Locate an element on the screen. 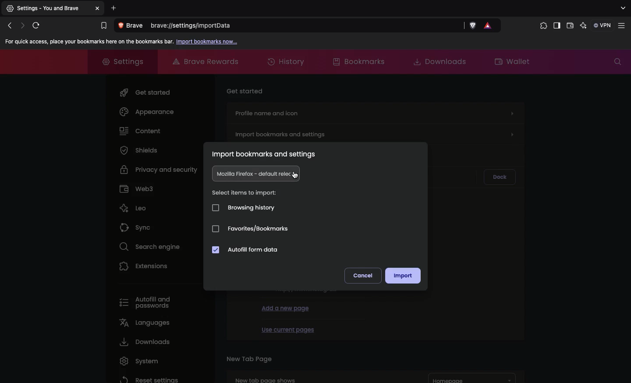 This screenshot has height=383, width=631. Use current pages is located at coordinates (287, 328).